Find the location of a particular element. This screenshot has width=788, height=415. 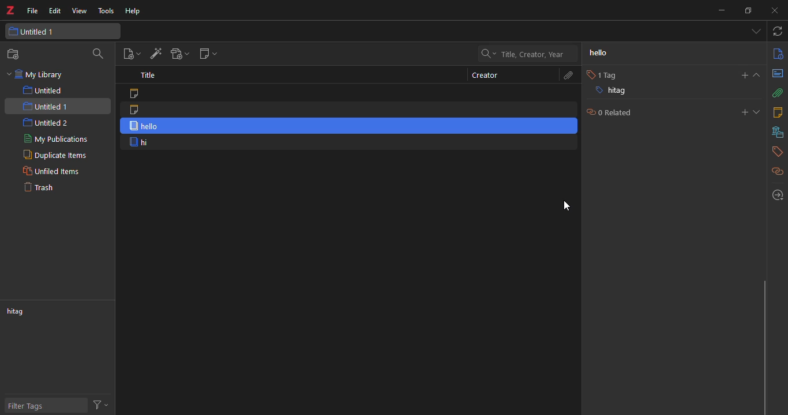

help is located at coordinates (135, 11).